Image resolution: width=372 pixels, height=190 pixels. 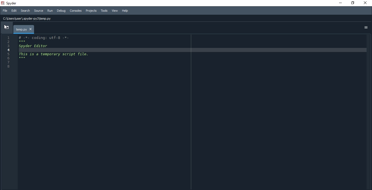 What do you see at coordinates (365, 28) in the screenshot?
I see `options` at bounding box center [365, 28].